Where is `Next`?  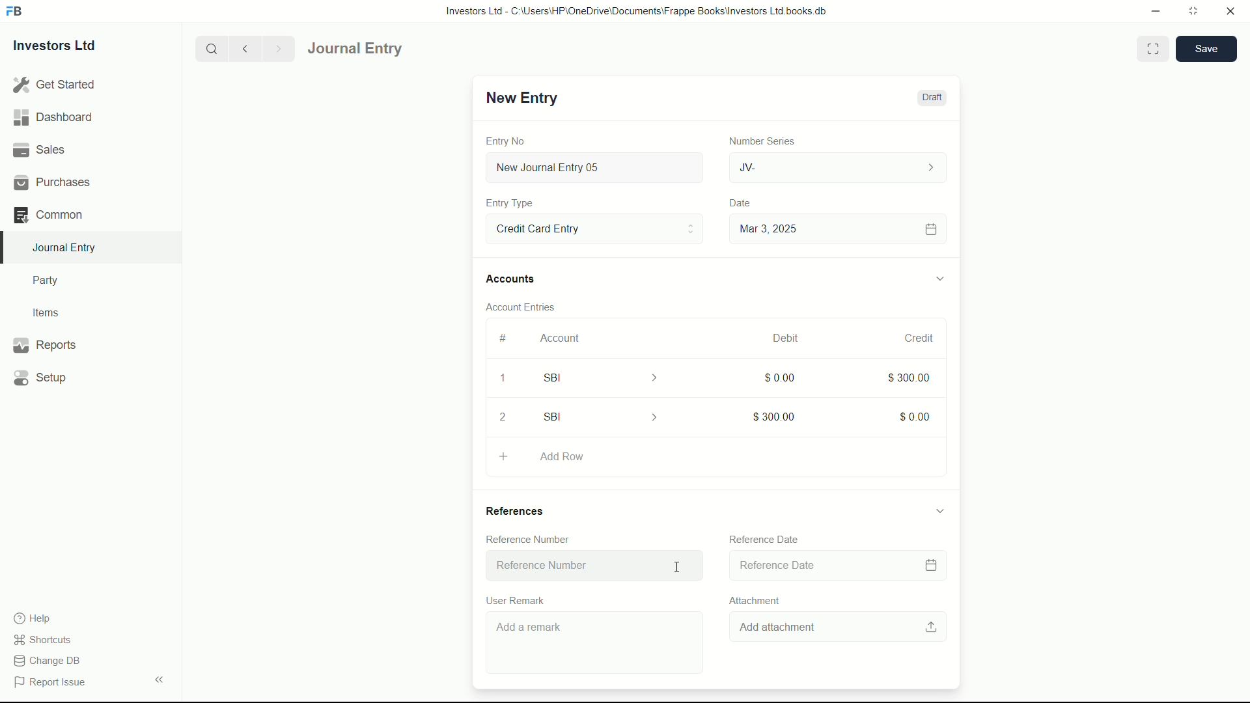
Next is located at coordinates (276, 48).